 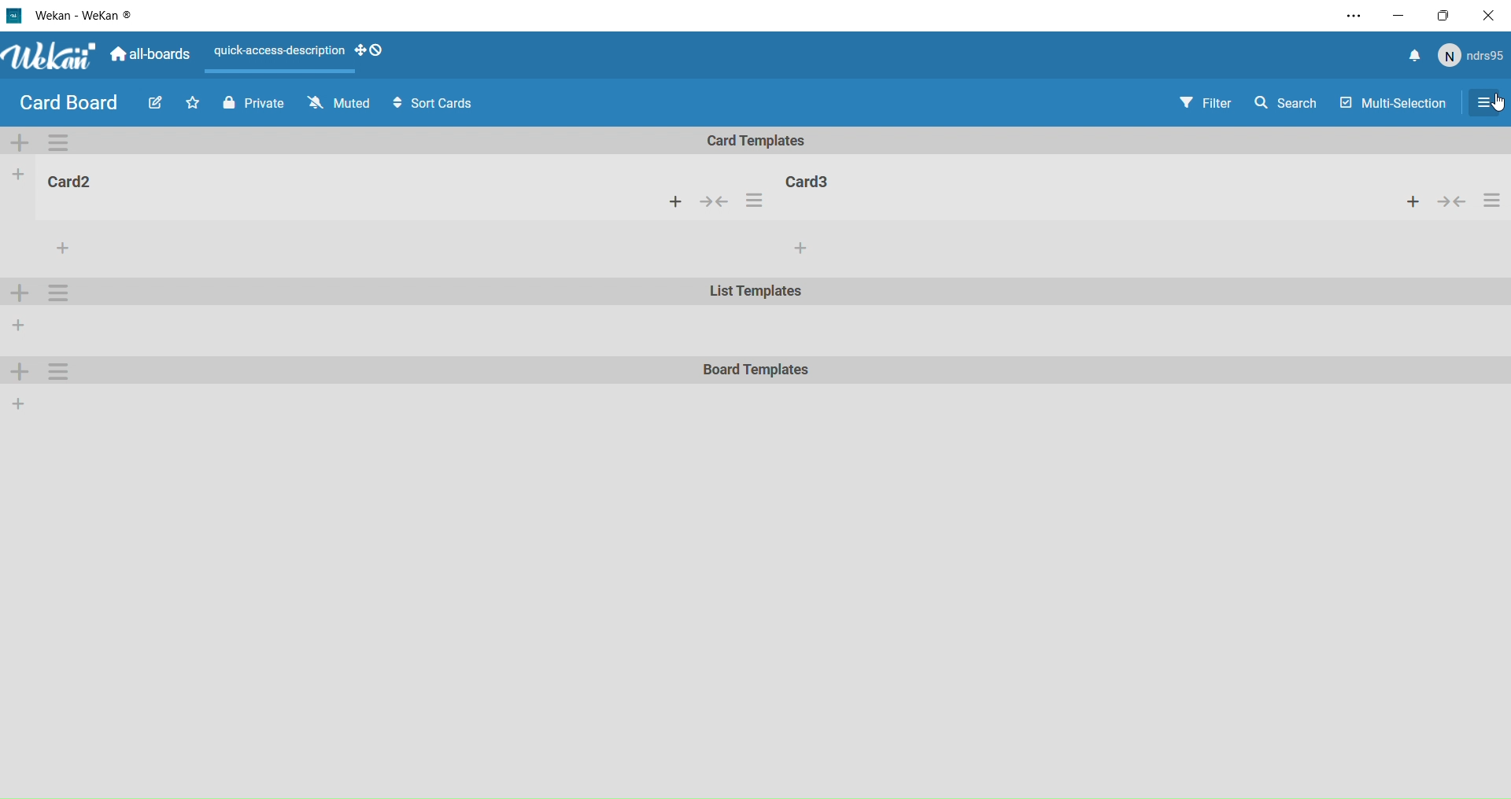 I want to click on Add, so click(x=22, y=374).